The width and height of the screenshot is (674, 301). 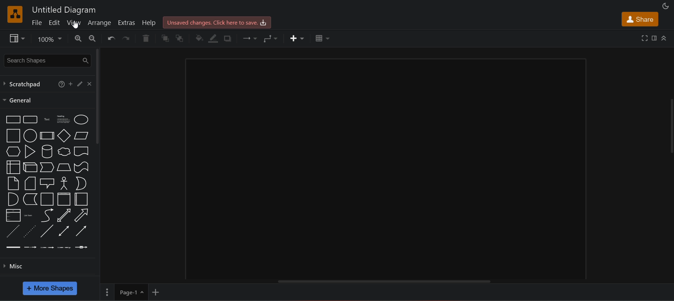 I want to click on appearance, so click(x=665, y=6).